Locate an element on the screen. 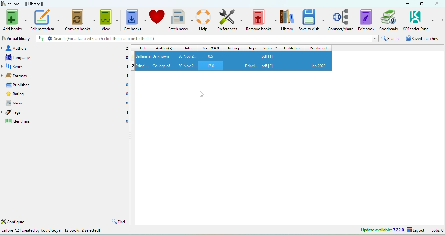  View is located at coordinates (110, 19).